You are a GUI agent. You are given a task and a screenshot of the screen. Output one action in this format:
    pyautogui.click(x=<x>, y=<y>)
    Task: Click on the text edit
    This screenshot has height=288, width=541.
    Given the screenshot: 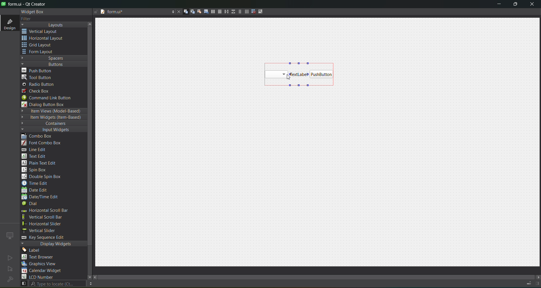 What is the action you would take?
    pyautogui.click(x=36, y=156)
    